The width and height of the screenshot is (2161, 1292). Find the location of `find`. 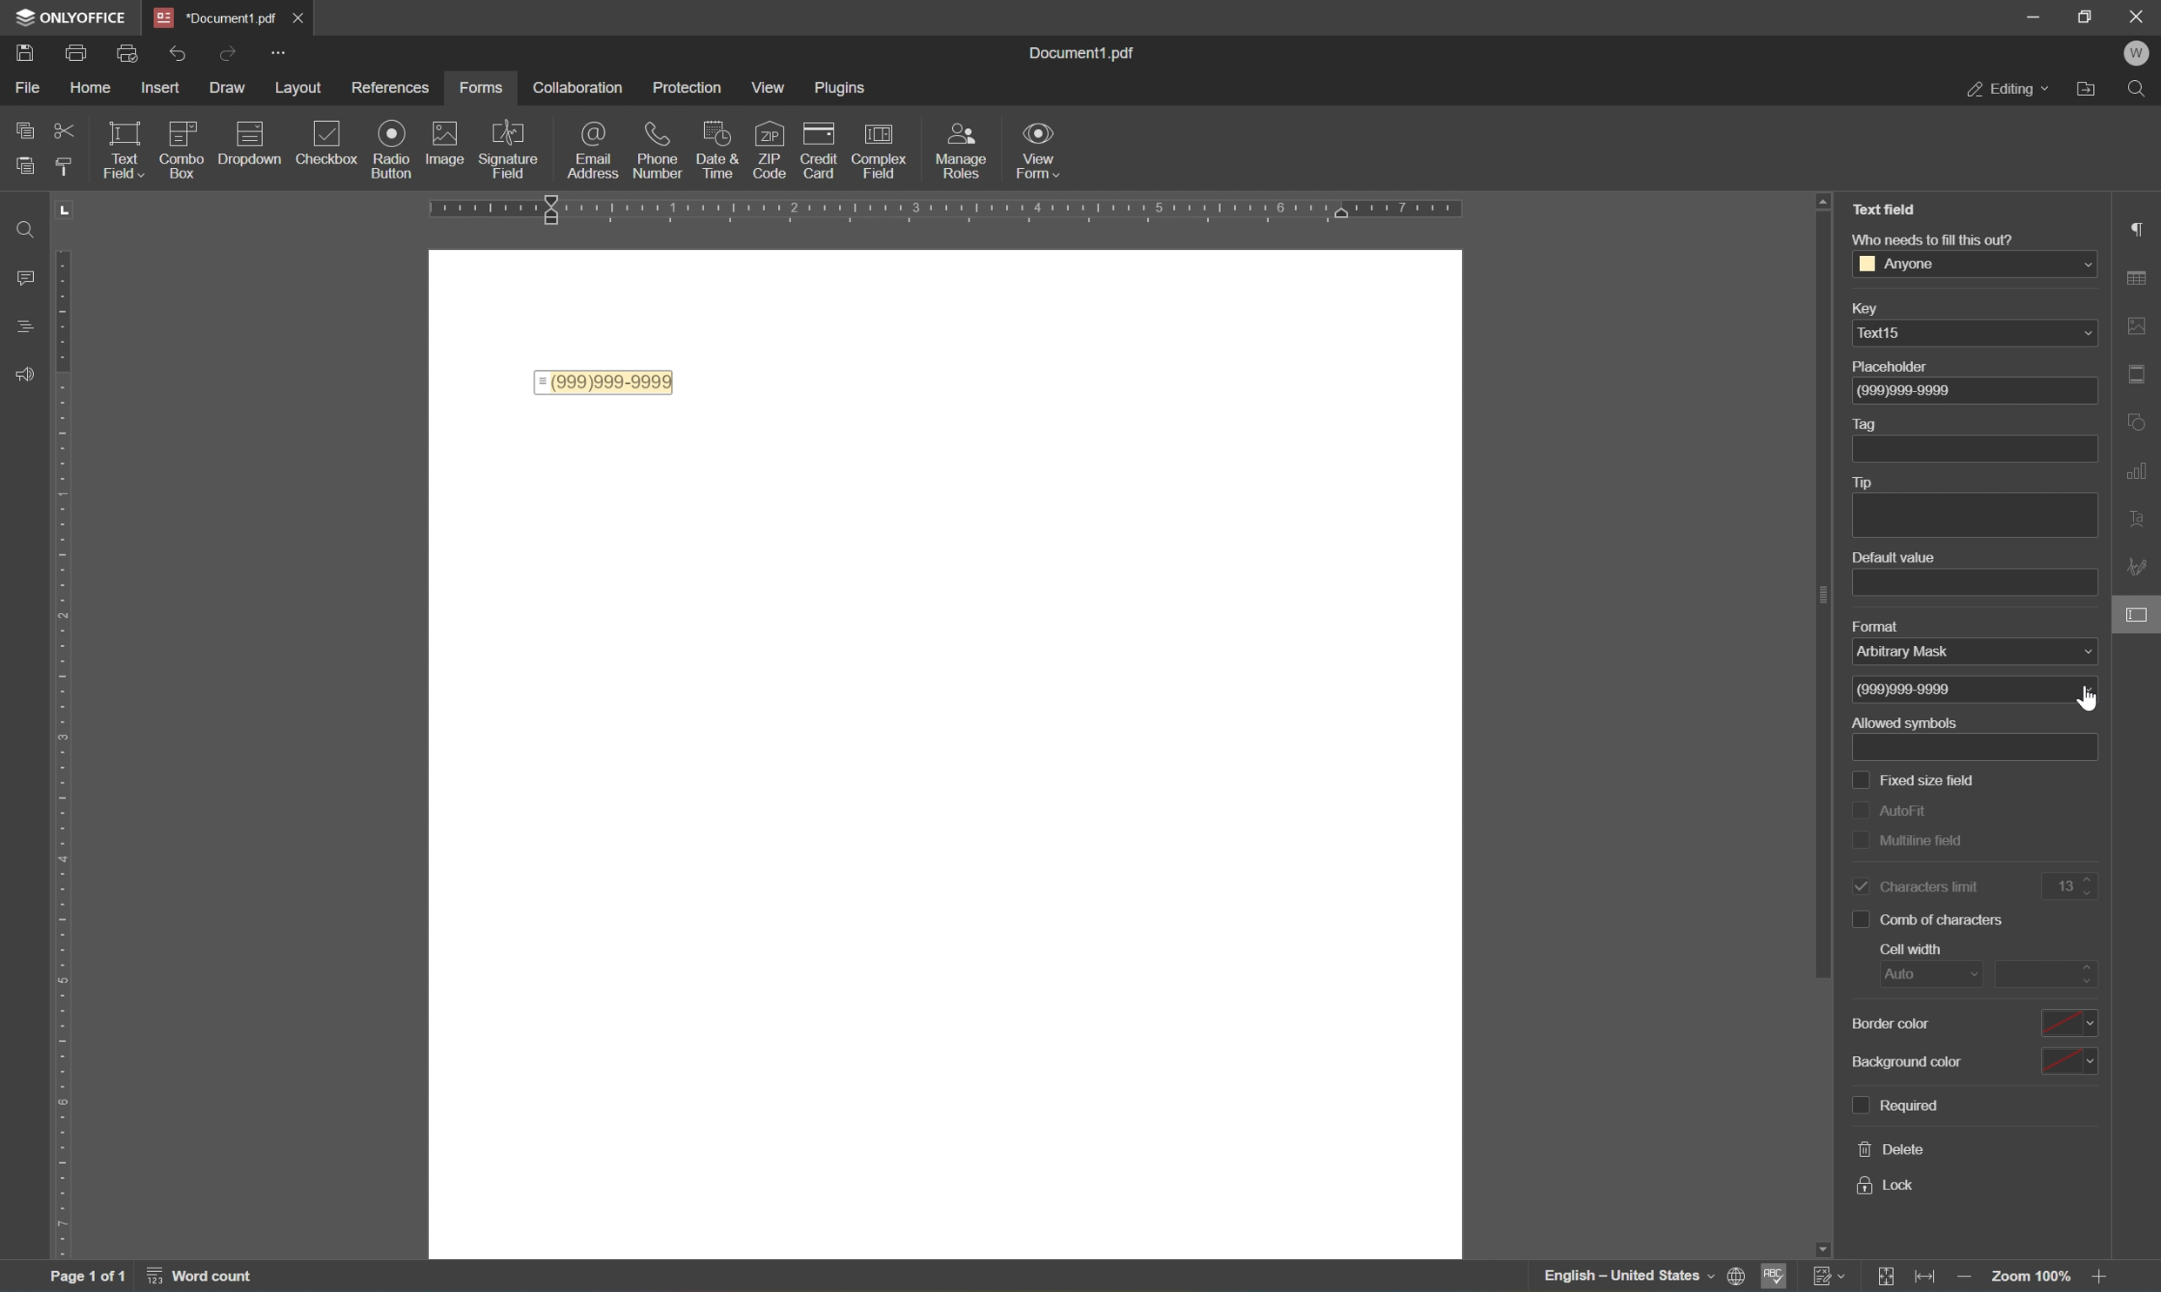

find is located at coordinates (17, 231).